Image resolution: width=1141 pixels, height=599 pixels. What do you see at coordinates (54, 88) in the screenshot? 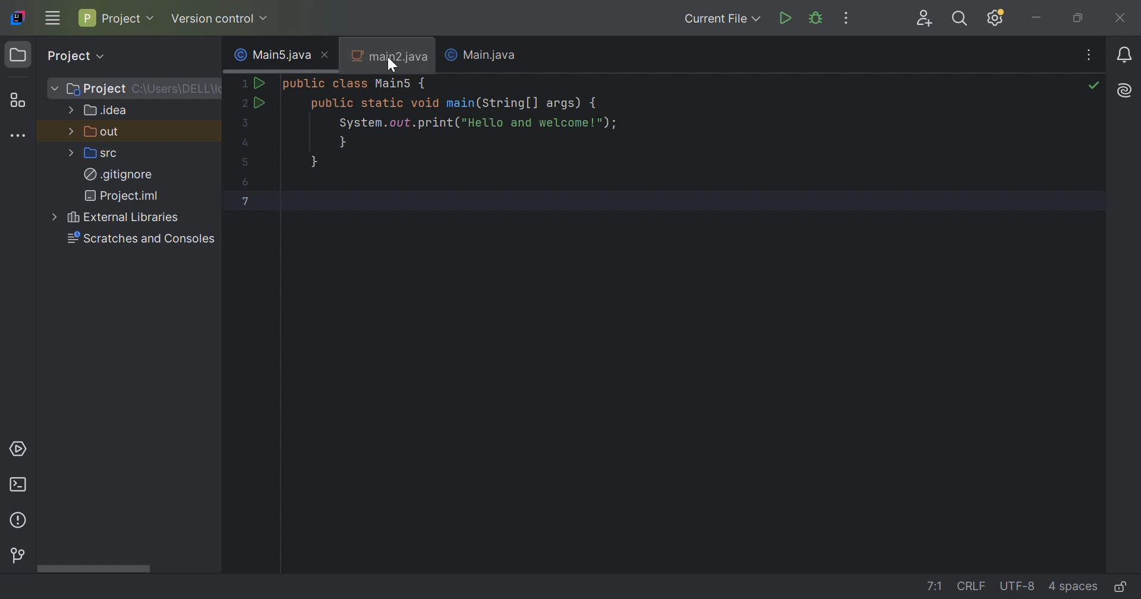
I see `More` at bounding box center [54, 88].